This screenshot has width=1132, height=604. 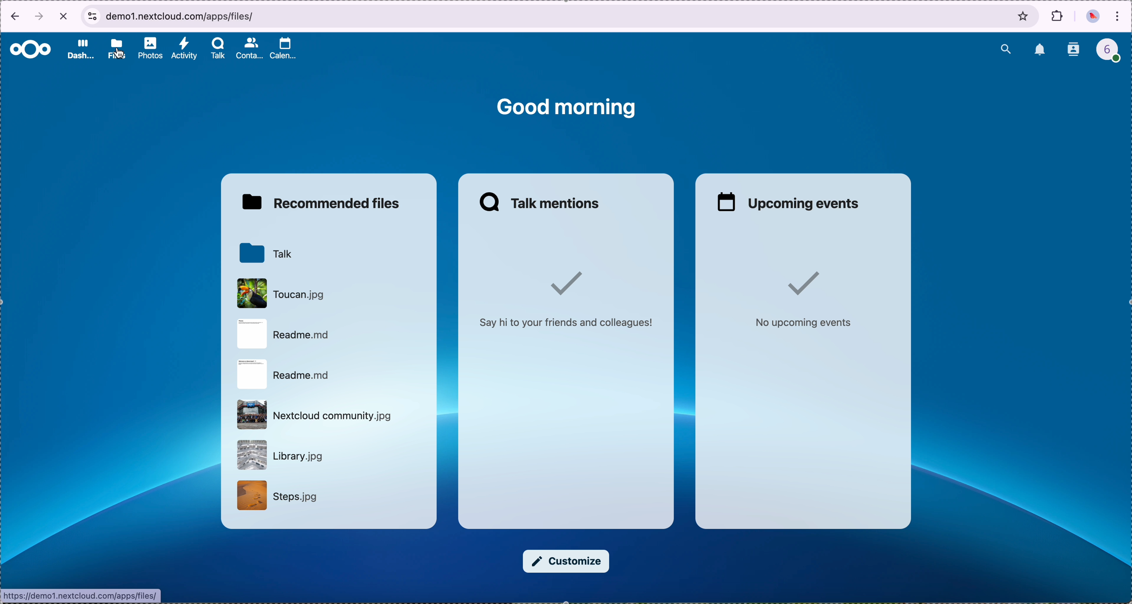 What do you see at coordinates (566, 561) in the screenshot?
I see `customize button` at bounding box center [566, 561].